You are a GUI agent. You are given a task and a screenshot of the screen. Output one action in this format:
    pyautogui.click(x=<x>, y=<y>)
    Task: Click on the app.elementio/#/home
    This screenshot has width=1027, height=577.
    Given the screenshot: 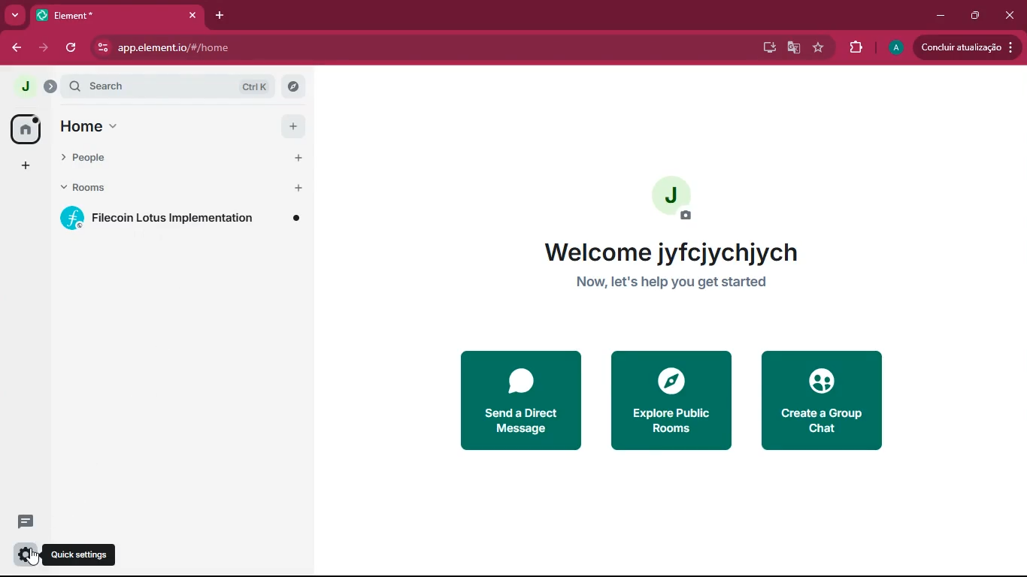 What is the action you would take?
    pyautogui.click(x=279, y=47)
    